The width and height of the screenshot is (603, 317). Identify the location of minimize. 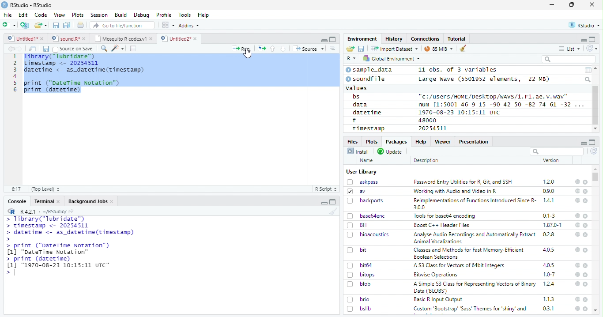
(583, 40).